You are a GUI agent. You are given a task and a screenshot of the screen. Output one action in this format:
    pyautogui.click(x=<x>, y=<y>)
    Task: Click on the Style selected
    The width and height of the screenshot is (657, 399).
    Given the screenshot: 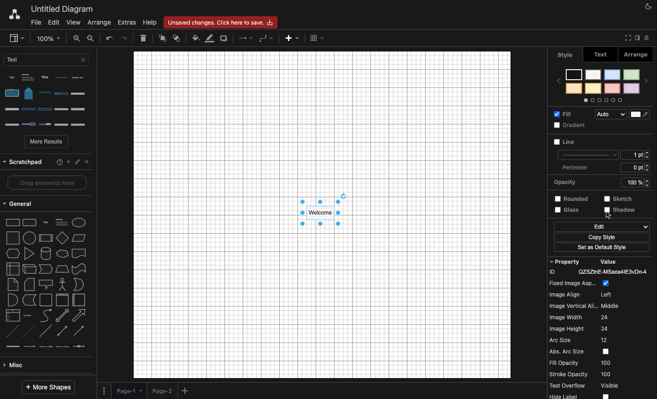 What is the action you would take?
    pyautogui.click(x=321, y=213)
    